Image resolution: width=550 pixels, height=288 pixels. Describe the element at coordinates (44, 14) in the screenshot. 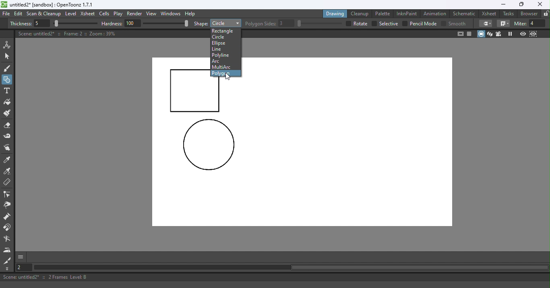

I see `Scan & Cleanup` at that location.